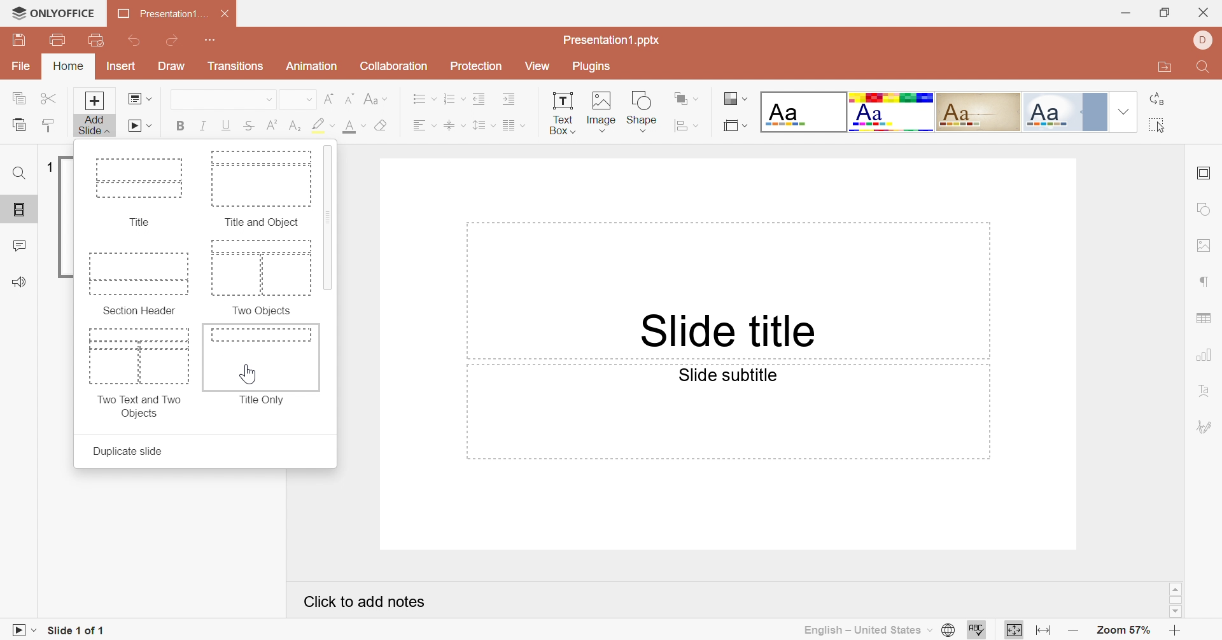 The width and height of the screenshot is (1222, 640). I want to click on Align Size, so click(684, 126).